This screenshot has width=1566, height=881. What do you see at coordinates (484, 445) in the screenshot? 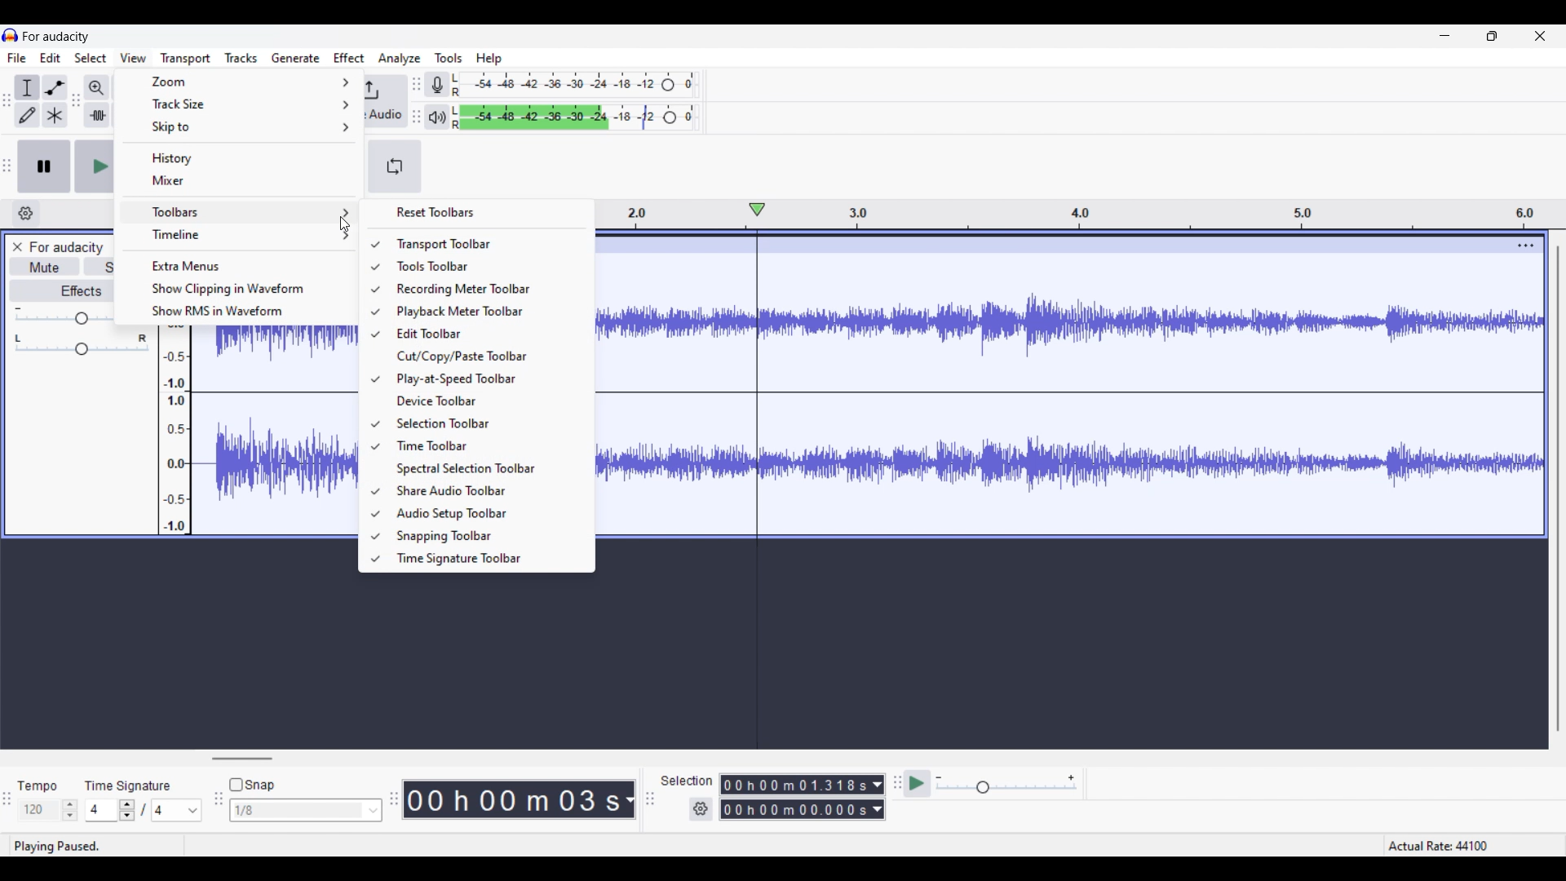
I see `Time toolbar` at bounding box center [484, 445].